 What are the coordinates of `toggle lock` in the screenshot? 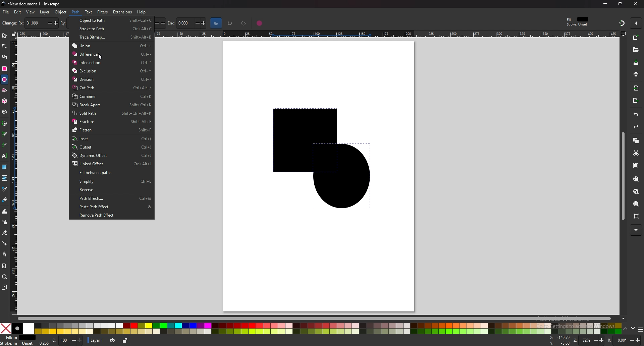 It's located at (124, 340).